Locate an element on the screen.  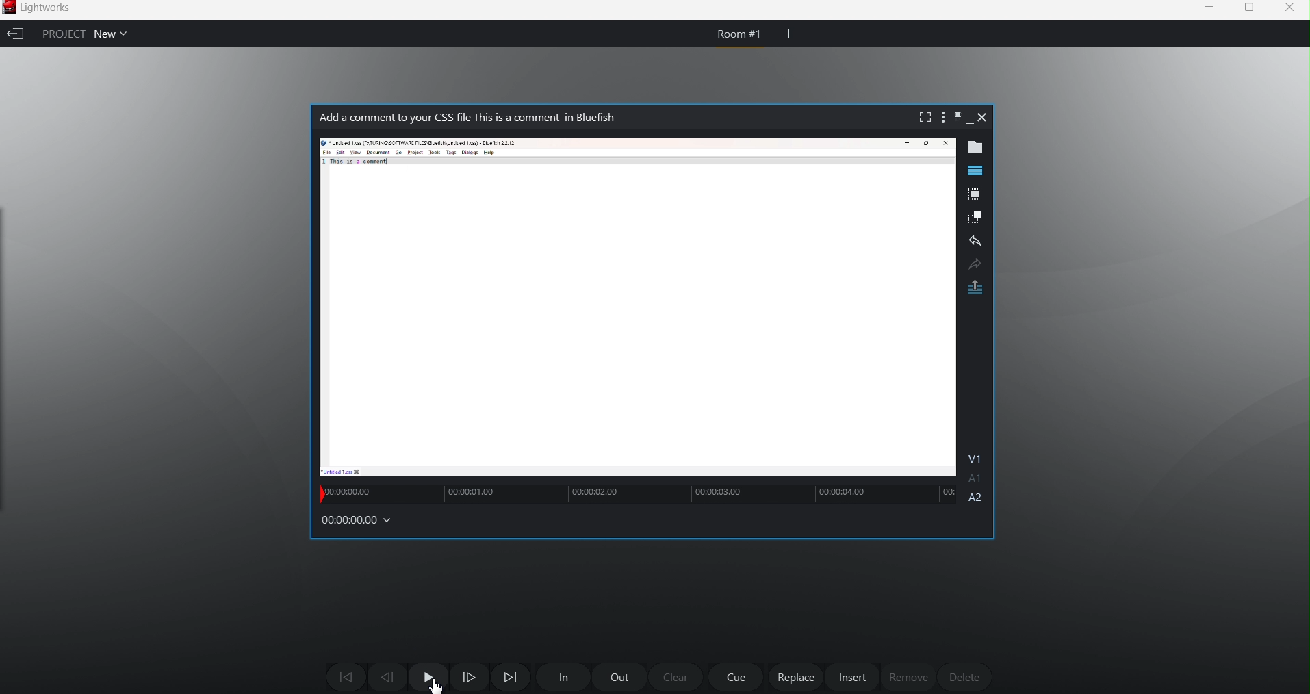
insert is located at coordinates (853, 677).